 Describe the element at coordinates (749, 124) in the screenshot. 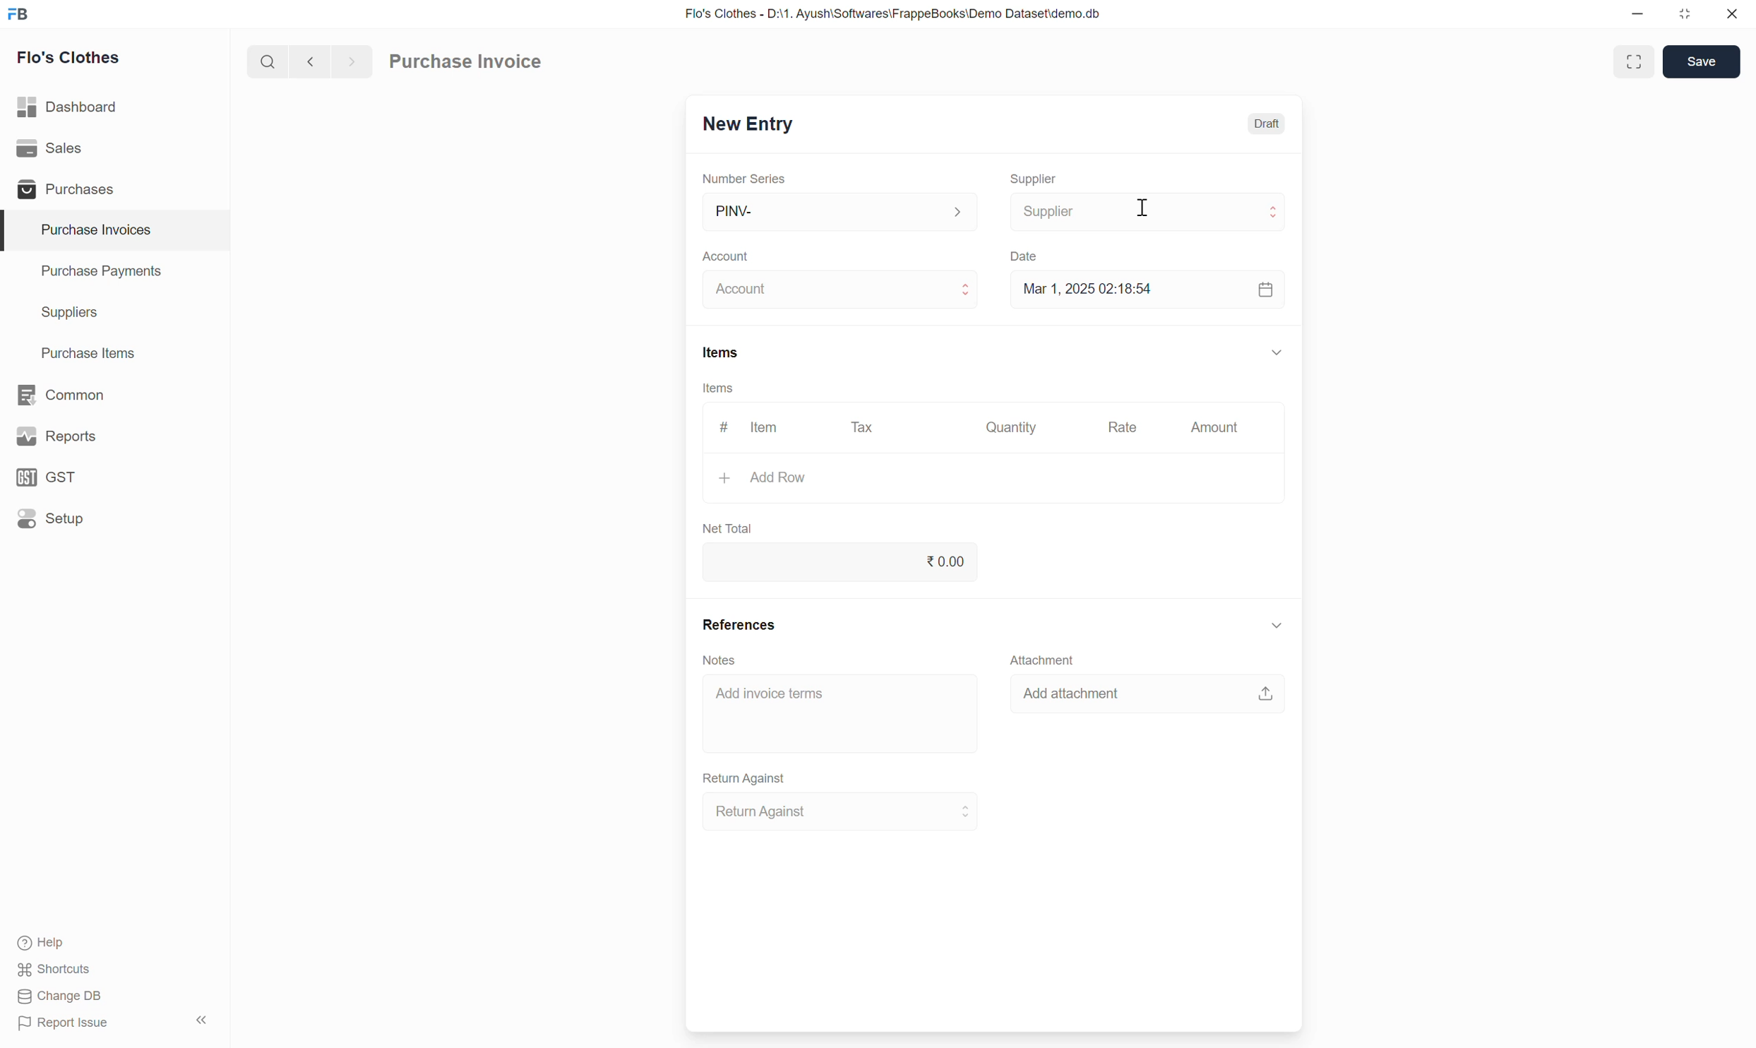

I see `New Entry` at that location.